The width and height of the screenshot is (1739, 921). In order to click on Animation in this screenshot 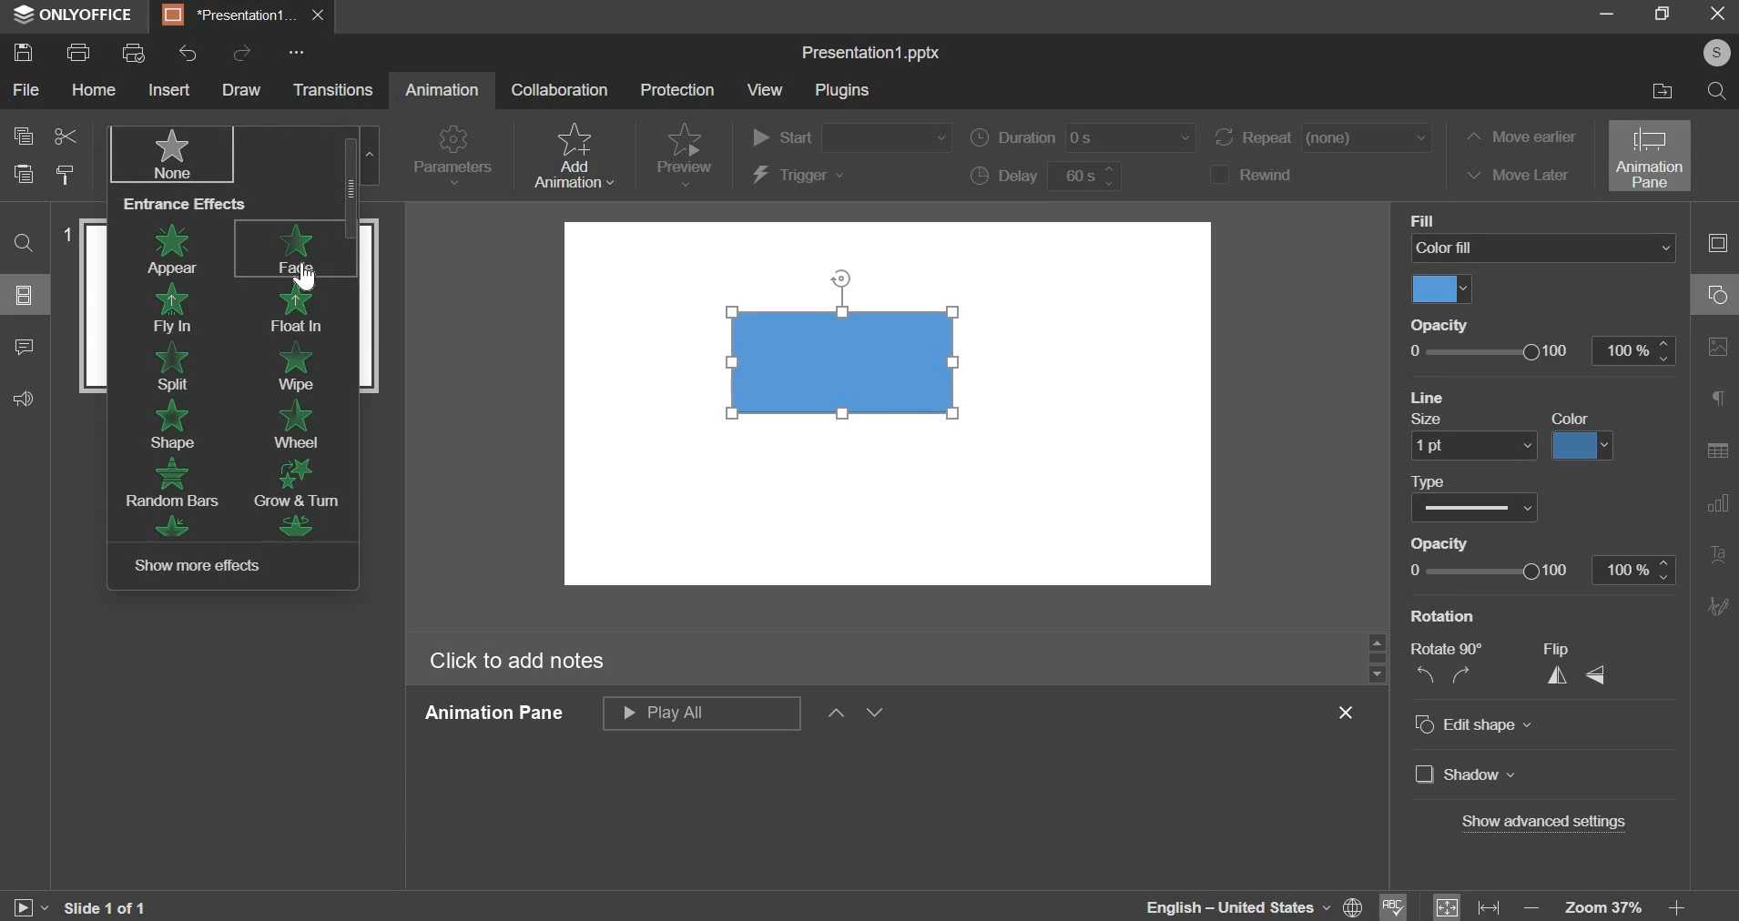, I will do `click(444, 92)`.